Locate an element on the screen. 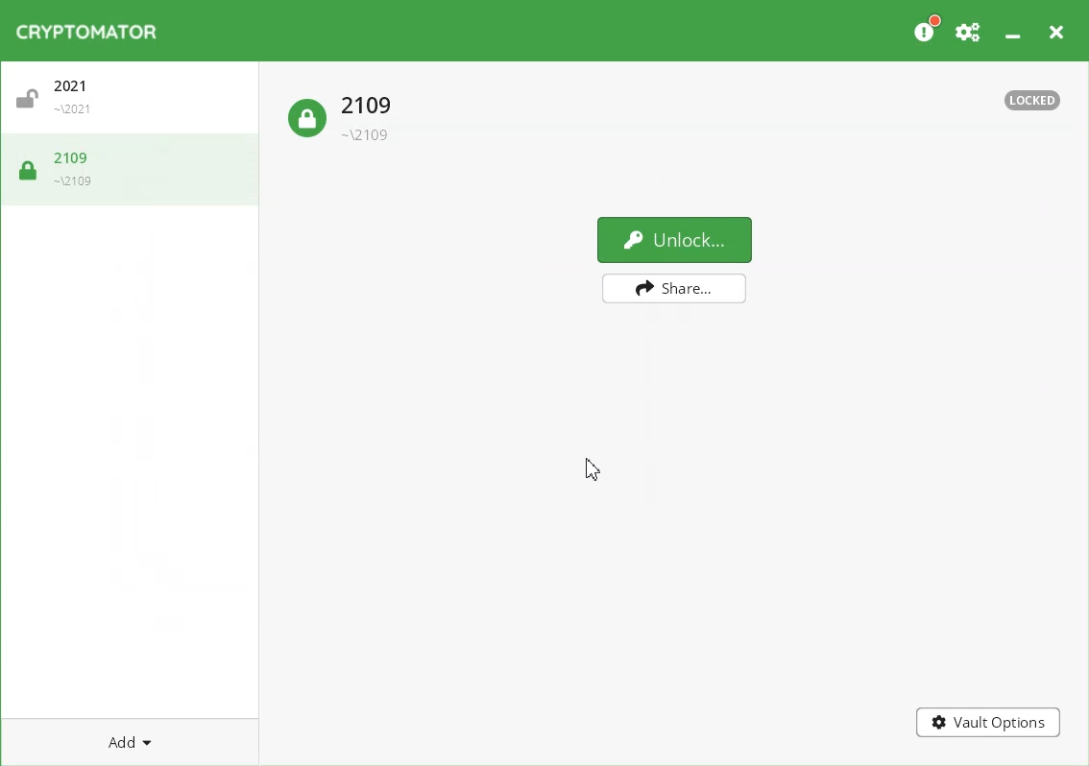 The width and height of the screenshot is (1089, 766). Cursor is located at coordinates (591, 470).